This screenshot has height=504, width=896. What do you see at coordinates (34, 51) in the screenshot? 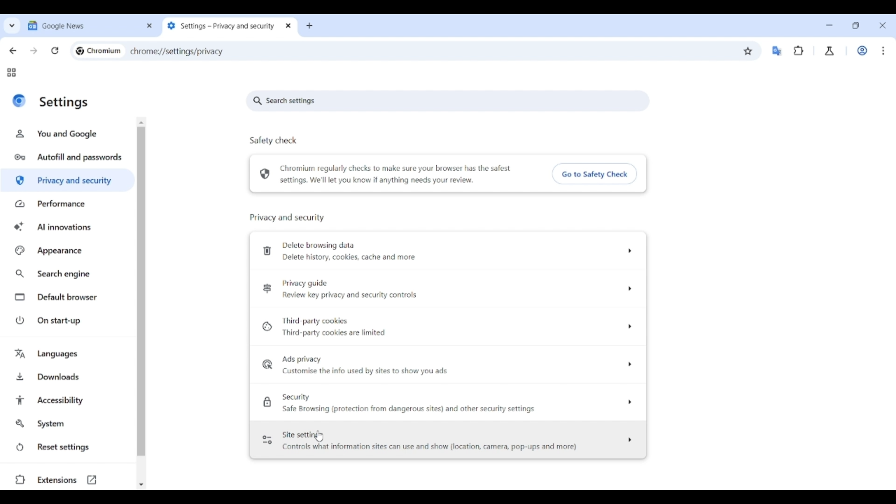
I see `Go forward` at bounding box center [34, 51].